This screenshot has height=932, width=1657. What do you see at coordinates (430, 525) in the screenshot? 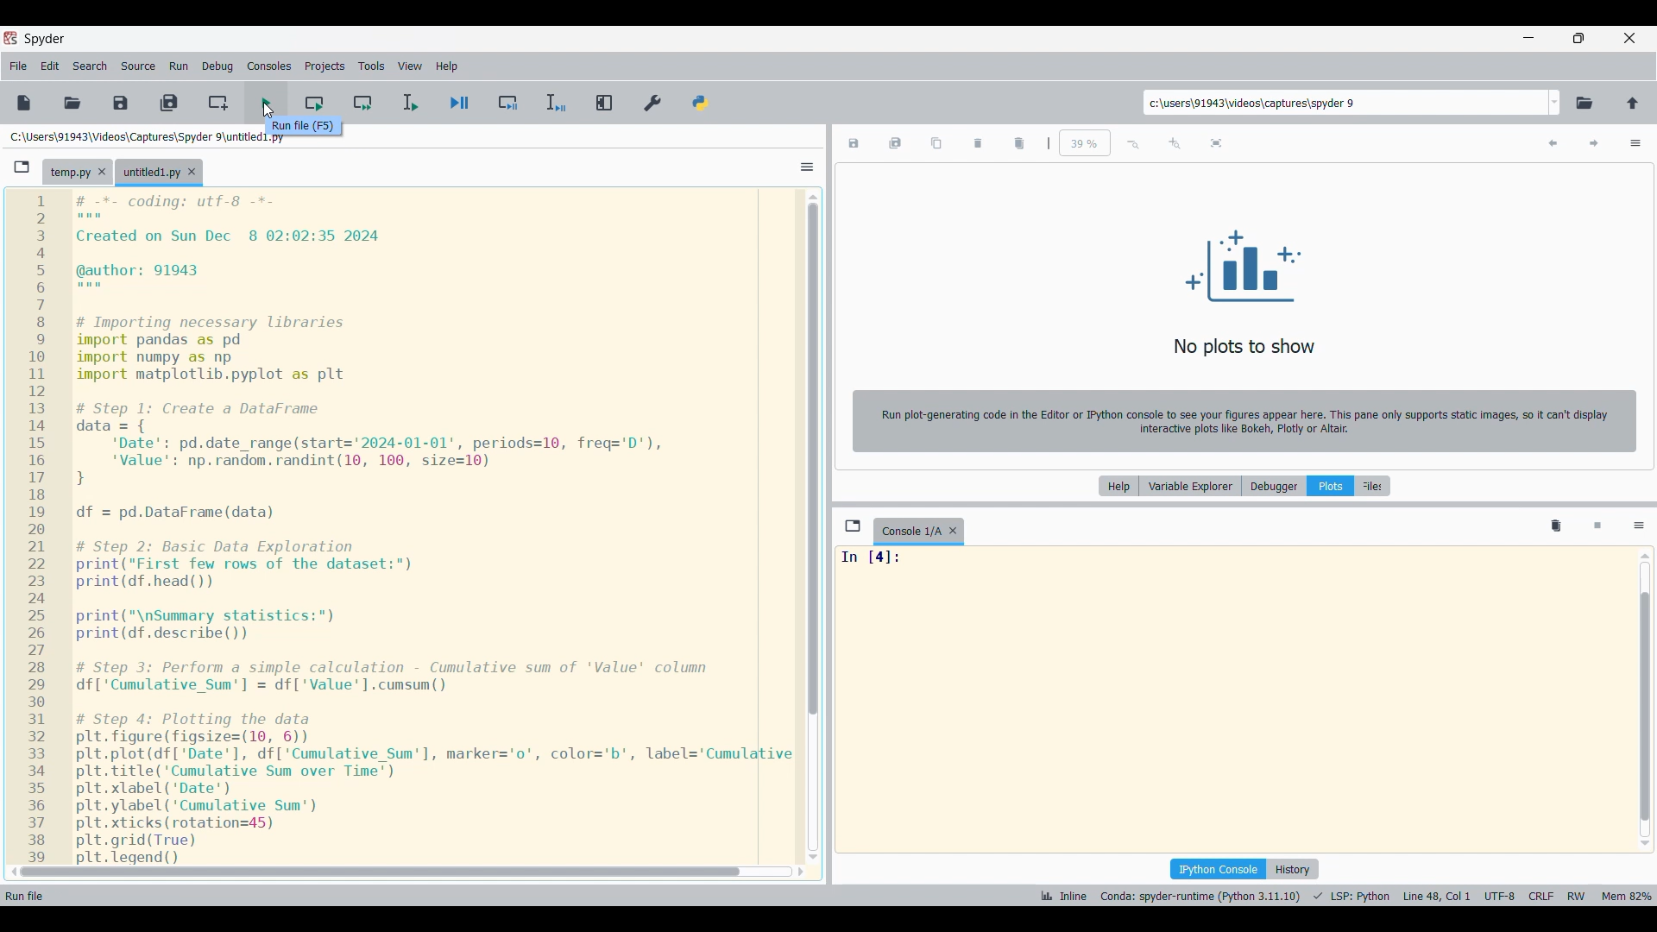
I see `# -*- coding: utf-8 -*-Created on Sun Dec 8 02:02:35 2024@author: 91943# Importing necessary librariesimport pandas as pdimport numpy as npimport matplotlib.pyplot as plt# Step 1: Create a DataFramedata = {‘Date’: pd.date_range(start='2024-01-01', periods=10, freq='D'),‘Value': np.random.randint(10, 100, size=10)}df = pd.DataFrame (data)# Step 2: Basic Data Explorationprint(“First few rows of the dataset:")print(df.head())print("\nSummary statistics:")print (df.describe())# Step 3: Perform a simple calculation - Cumulative sum of 'Value' columndf['Cumulative_Sum'] = df['Value'].cumsum()# Step 4: Plotting the dataplt.figure(figsize=(10, 6))plt.plot(df['Date'], df['Cumulative Sum'], marker='o', color='b', label='Cumulativeplt.title('Cumulative Sum over Time')plt.xlabel('Date’)plt.ylabel('Cumulative Sum')plt.xticks(rotation=45)plt.grid(True)plt legend()` at bounding box center [430, 525].